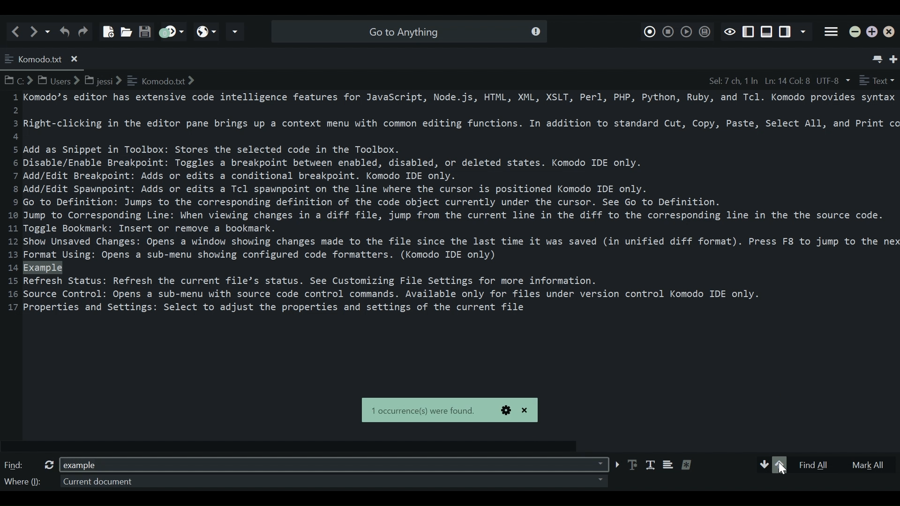 The image size is (900, 506). Describe the element at coordinates (869, 465) in the screenshot. I see `Mark All` at that location.